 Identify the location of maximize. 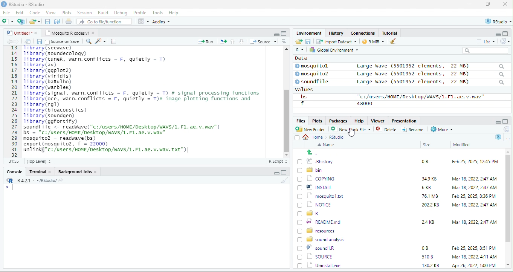
(506, 33).